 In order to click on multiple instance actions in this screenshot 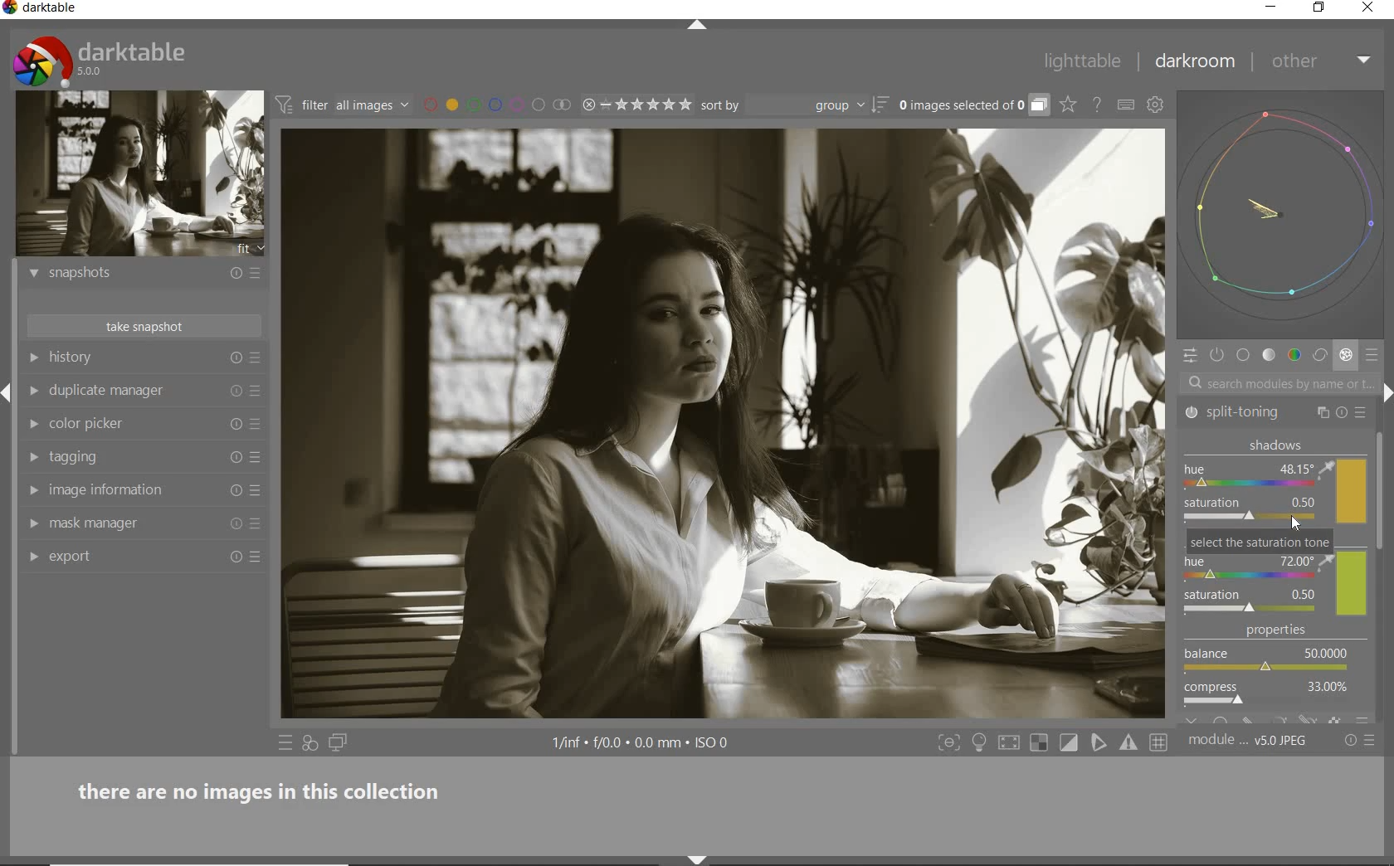, I will do `click(1323, 411)`.